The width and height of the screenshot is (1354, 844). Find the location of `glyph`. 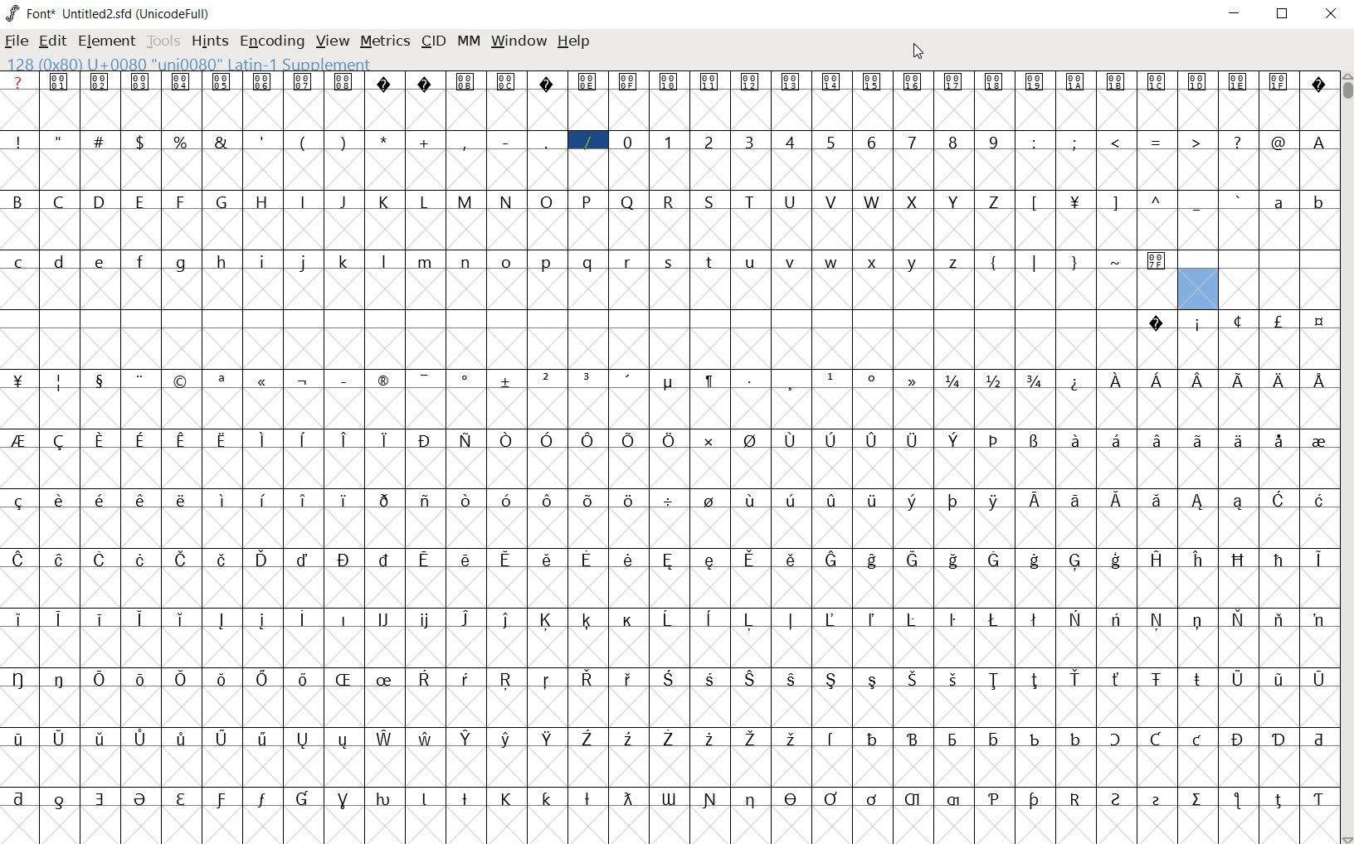

glyph is located at coordinates (59, 81).